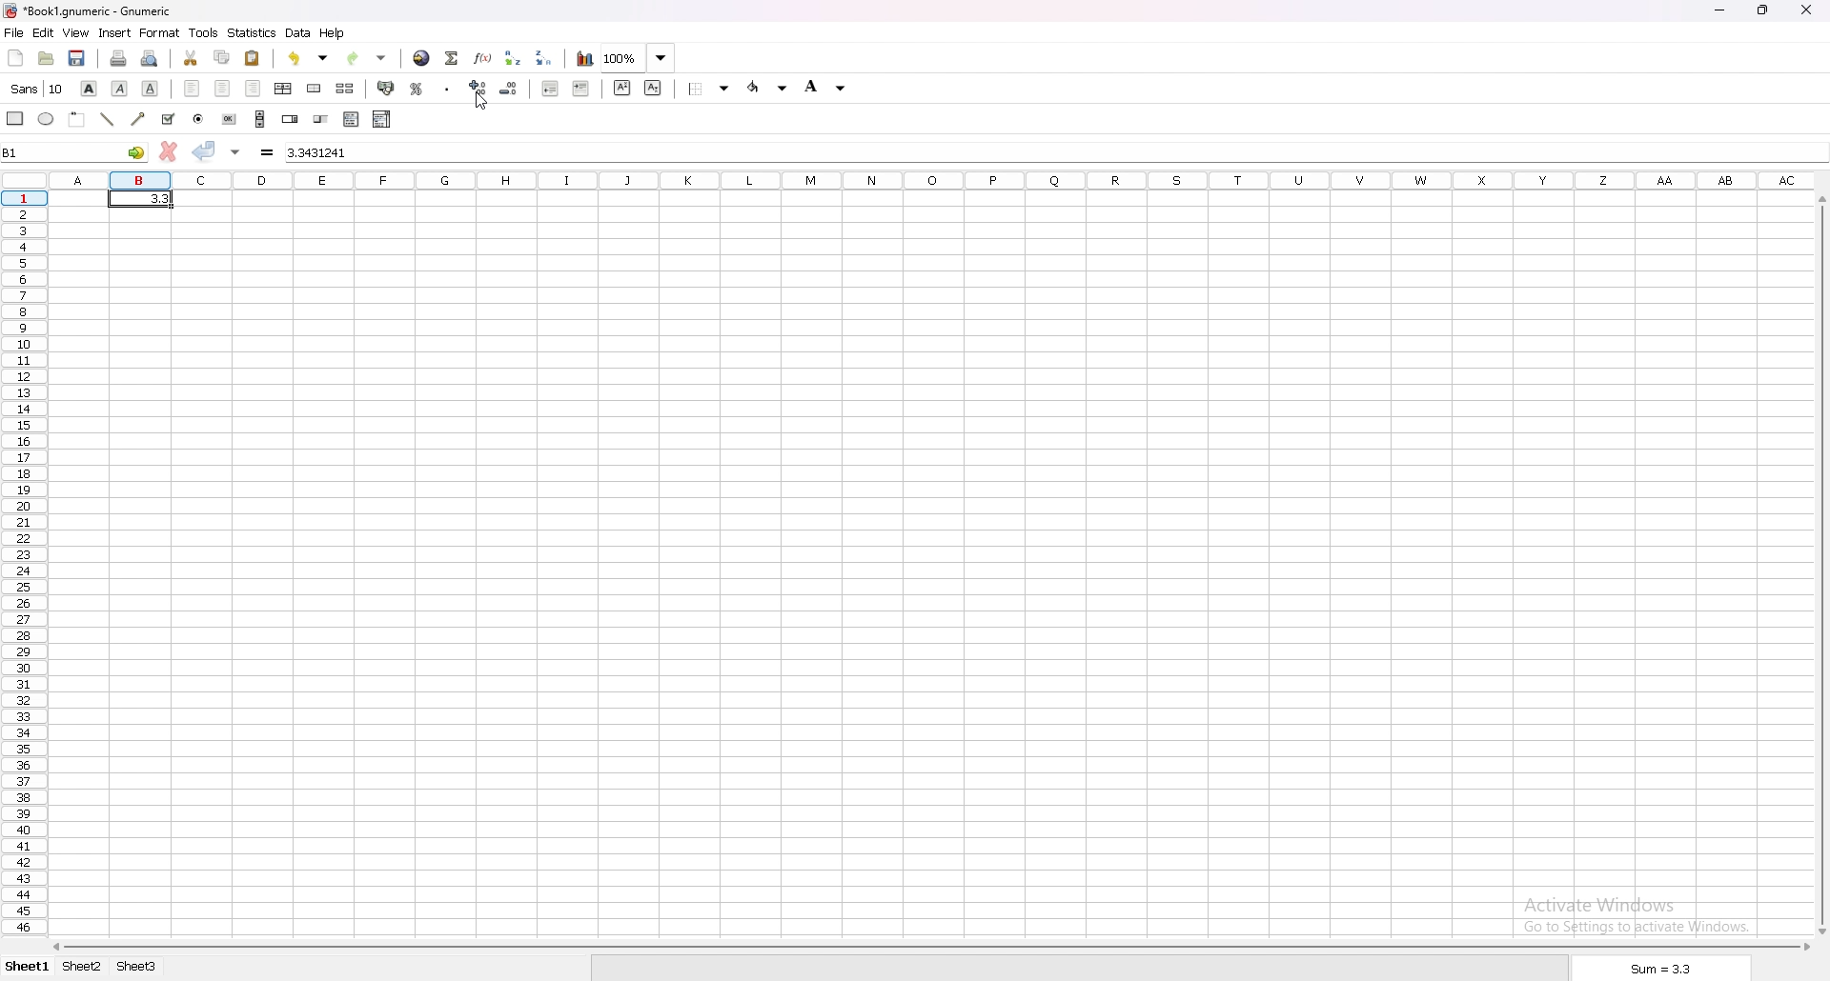 The image size is (1830, 981). What do you see at coordinates (16, 56) in the screenshot?
I see `new` at bounding box center [16, 56].